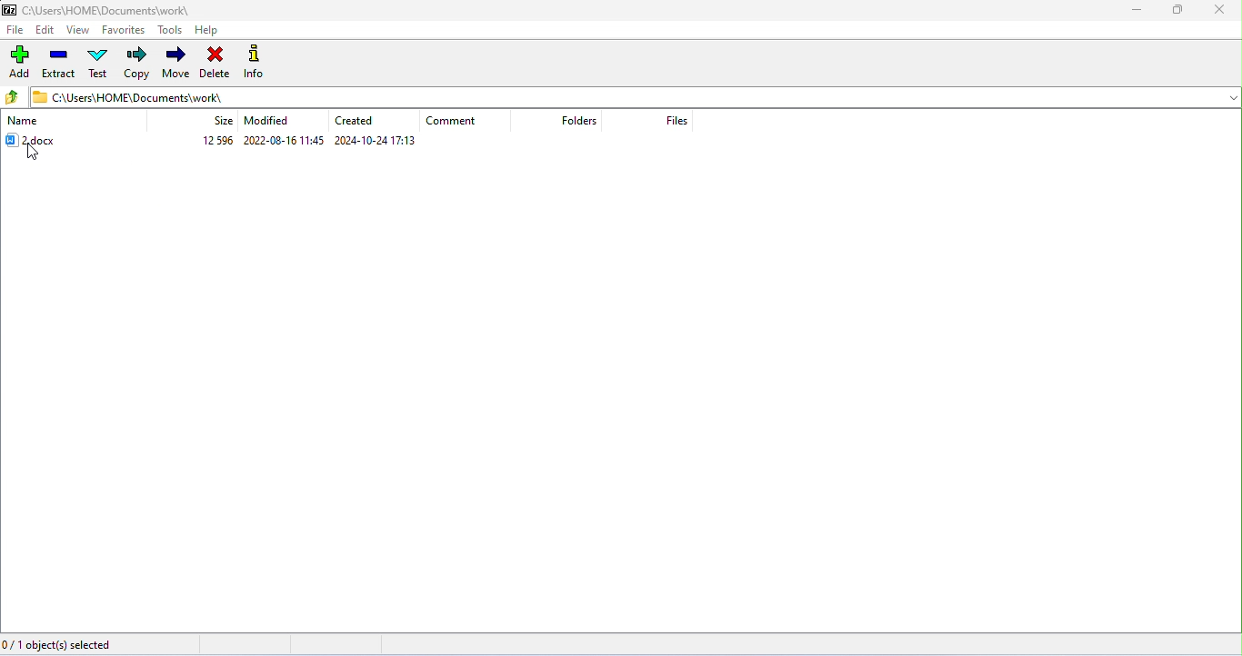 This screenshot has width=1242, height=656. Describe the element at coordinates (215, 62) in the screenshot. I see `delete` at that location.